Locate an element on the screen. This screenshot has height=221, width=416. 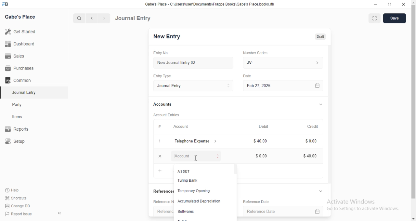
‘Gabe's Place - C Wsers\userDocuments\Frappe Books\Gabe's Place books db is located at coordinates (214, 4).